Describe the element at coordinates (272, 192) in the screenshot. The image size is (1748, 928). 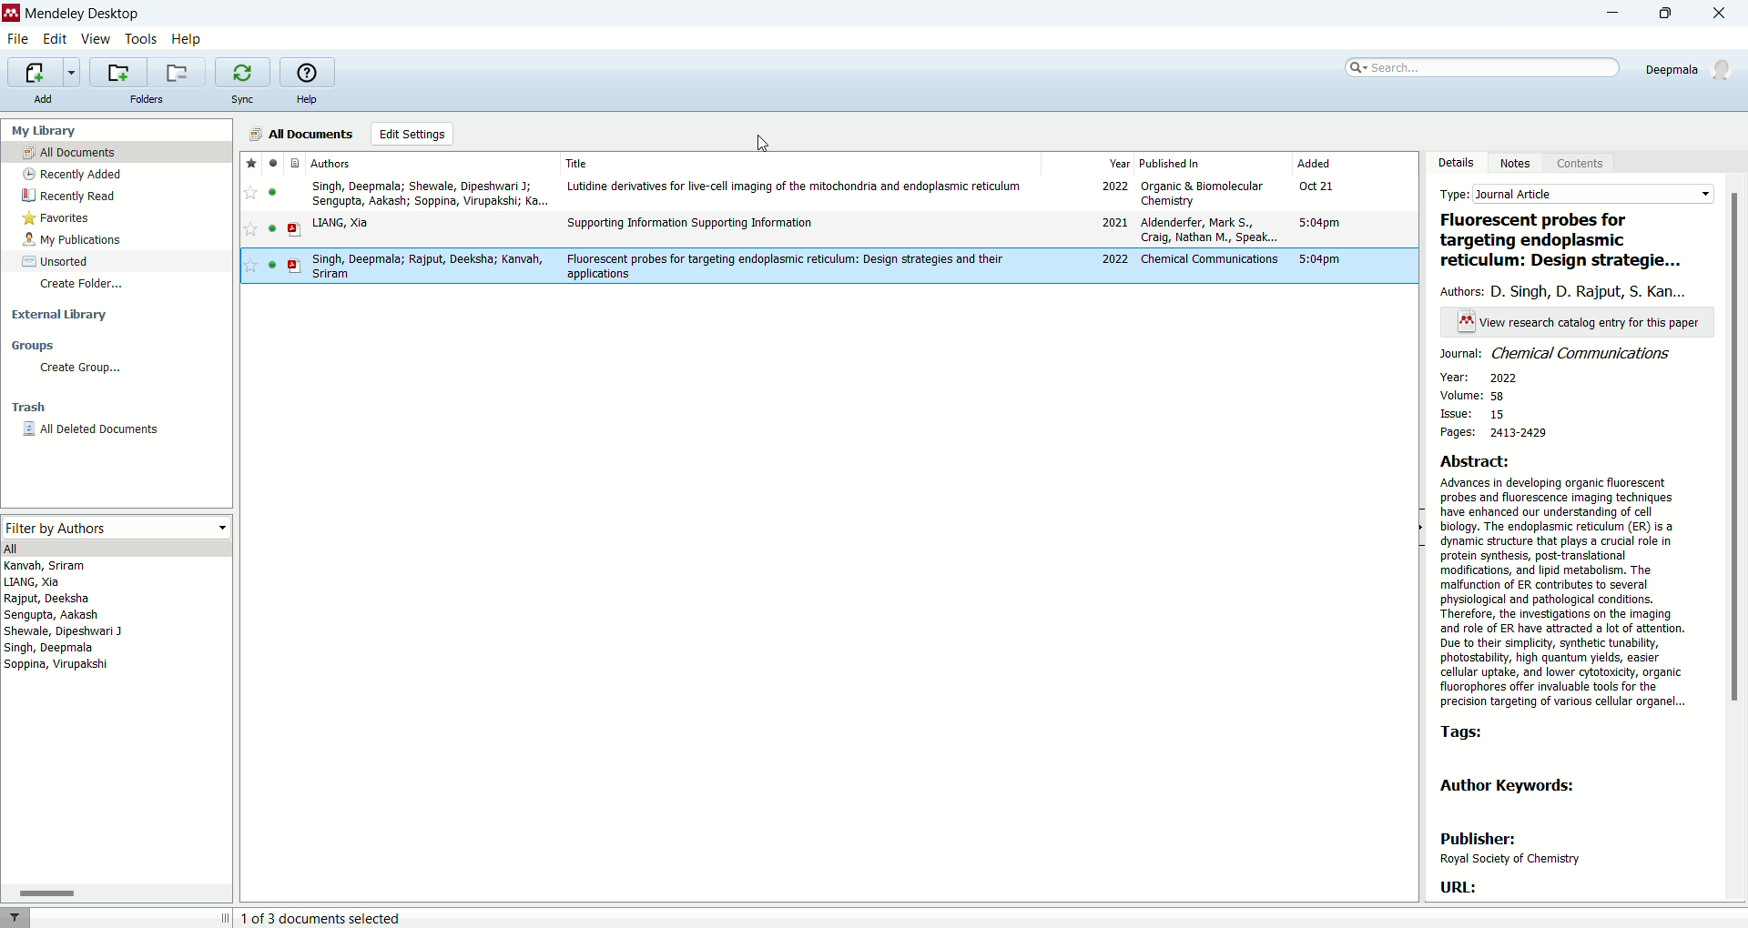
I see `read/unread` at that location.